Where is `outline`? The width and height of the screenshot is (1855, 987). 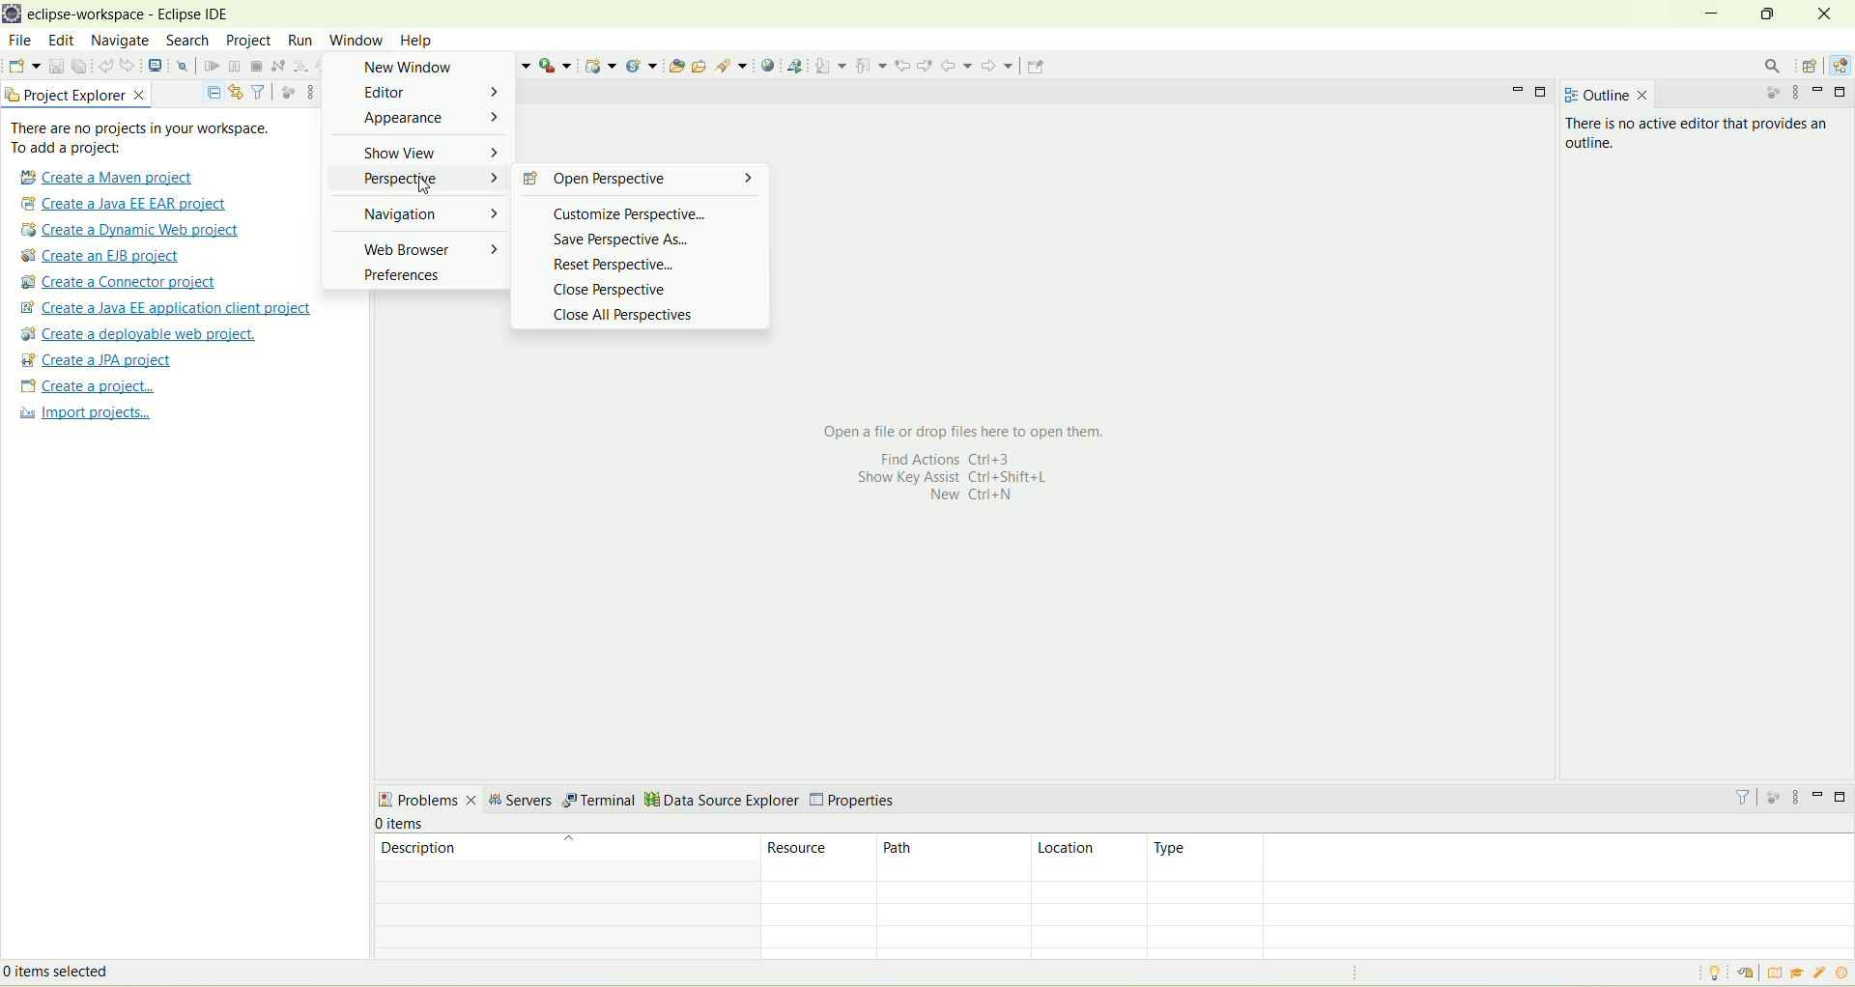 outline is located at coordinates (1603, 92).